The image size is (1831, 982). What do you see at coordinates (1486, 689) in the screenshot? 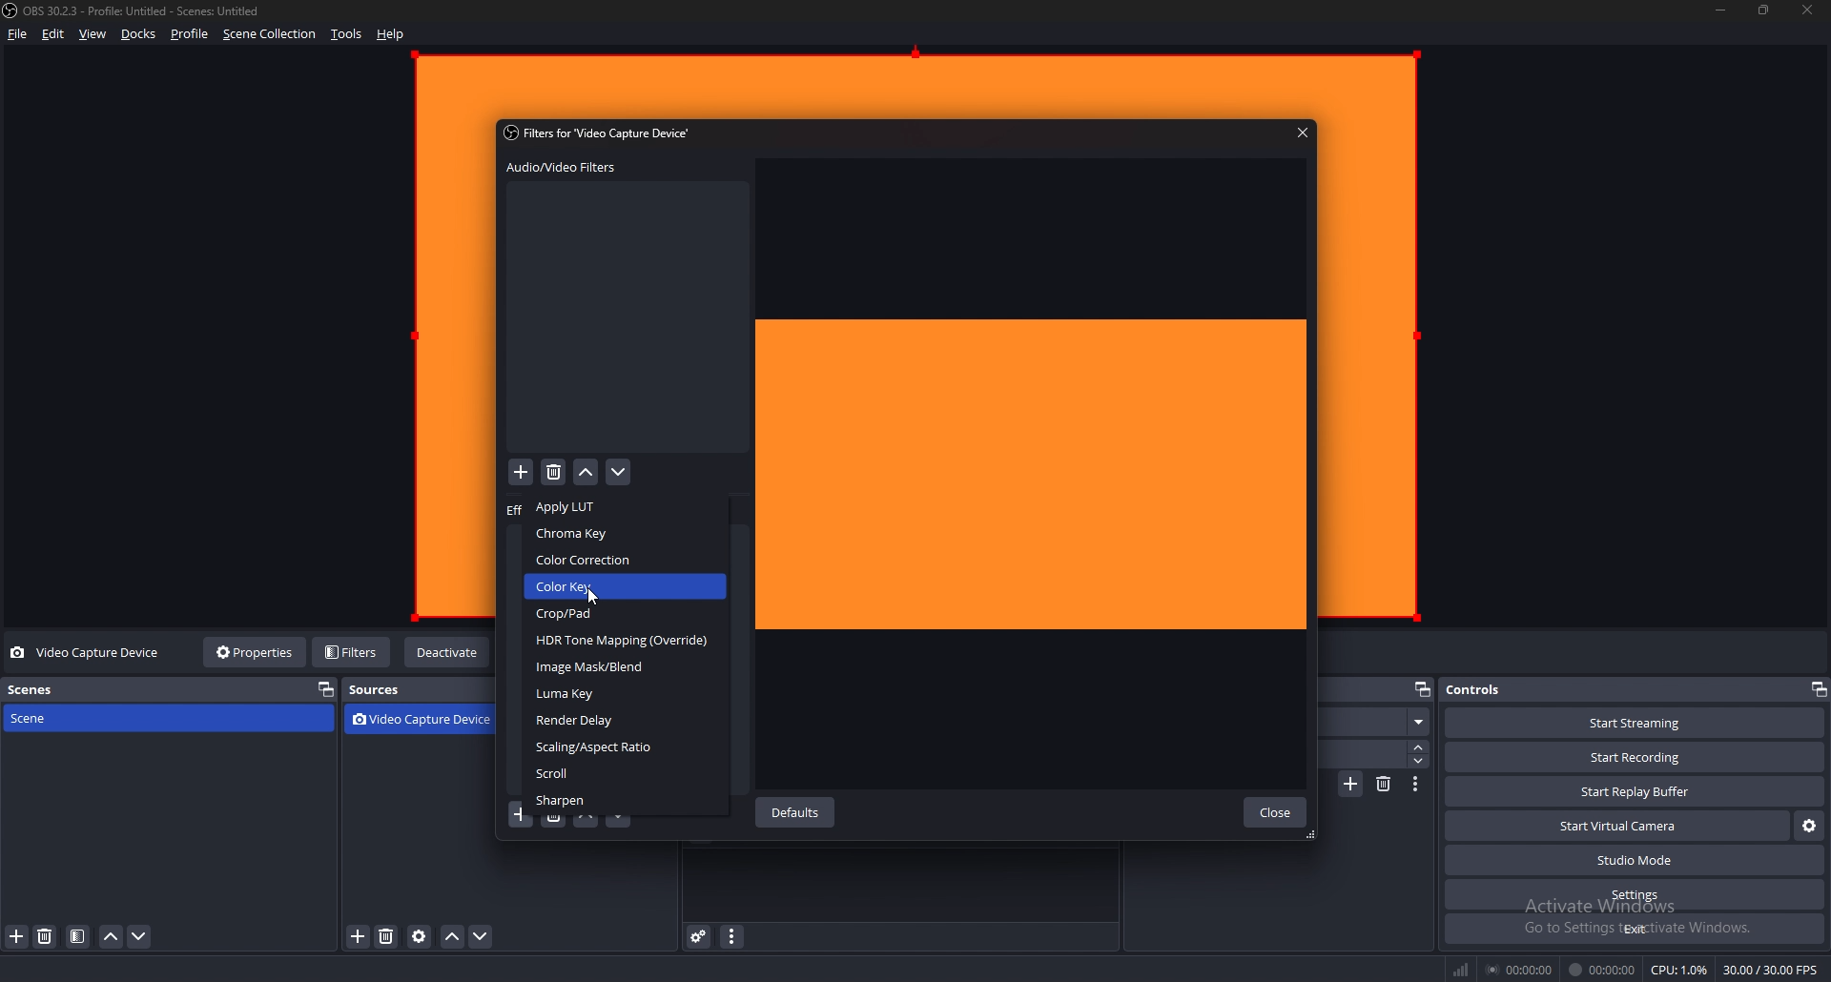
I see `controls` at bounding box center [1486, 689].